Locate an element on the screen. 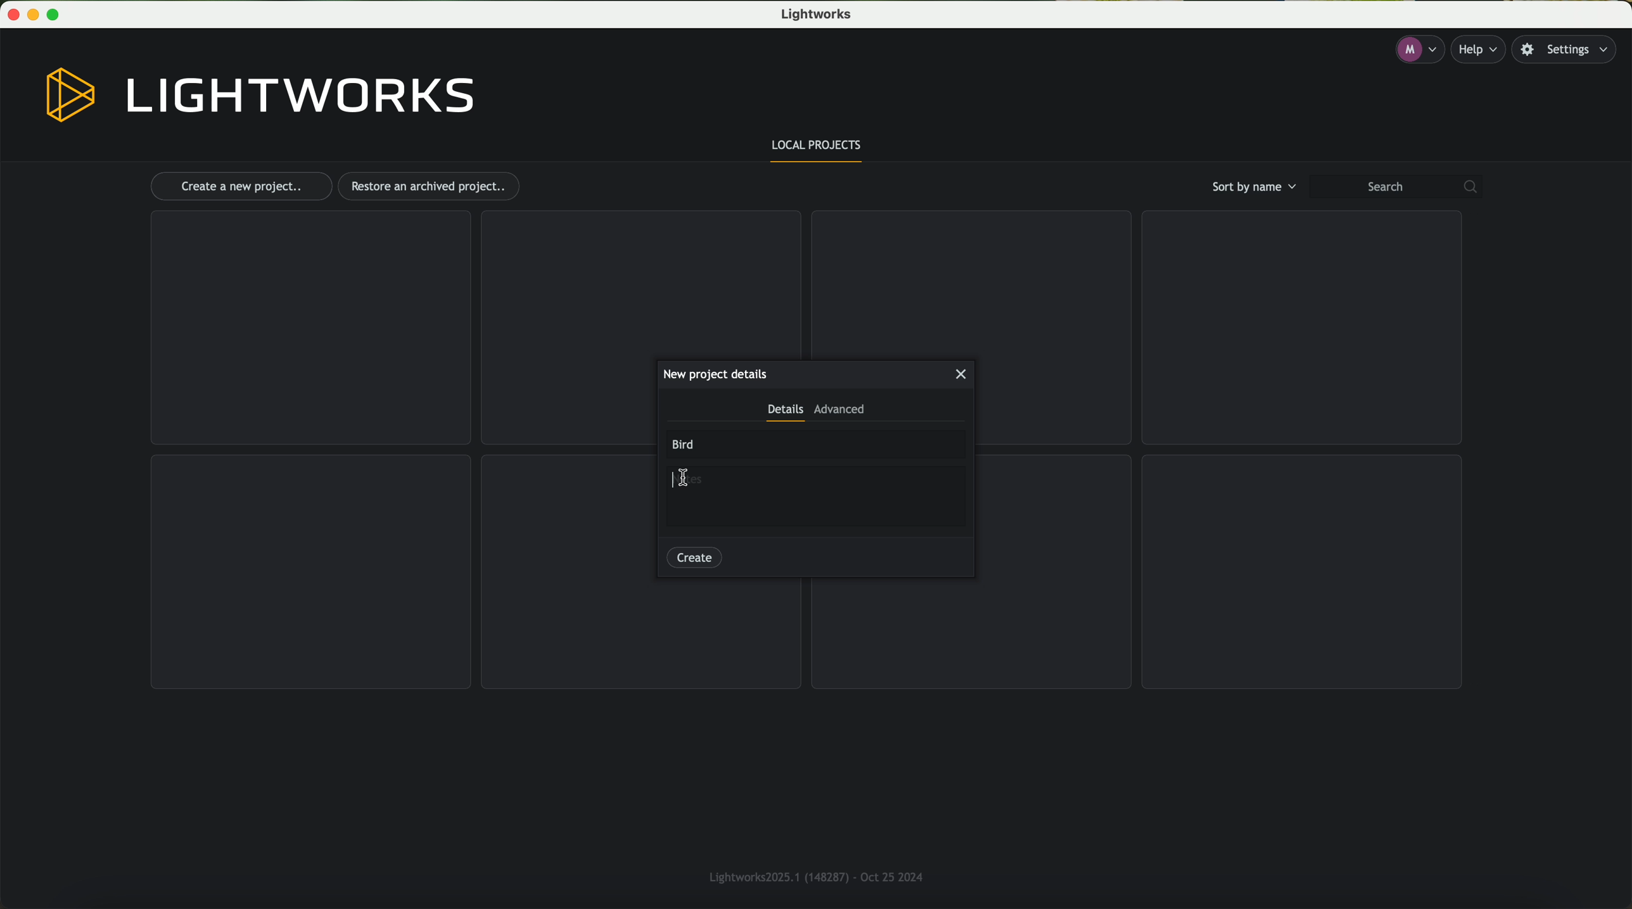 Image resolution: width=1632 pixels, height=909 pixels. maximize is located at coordinates (58, 15).